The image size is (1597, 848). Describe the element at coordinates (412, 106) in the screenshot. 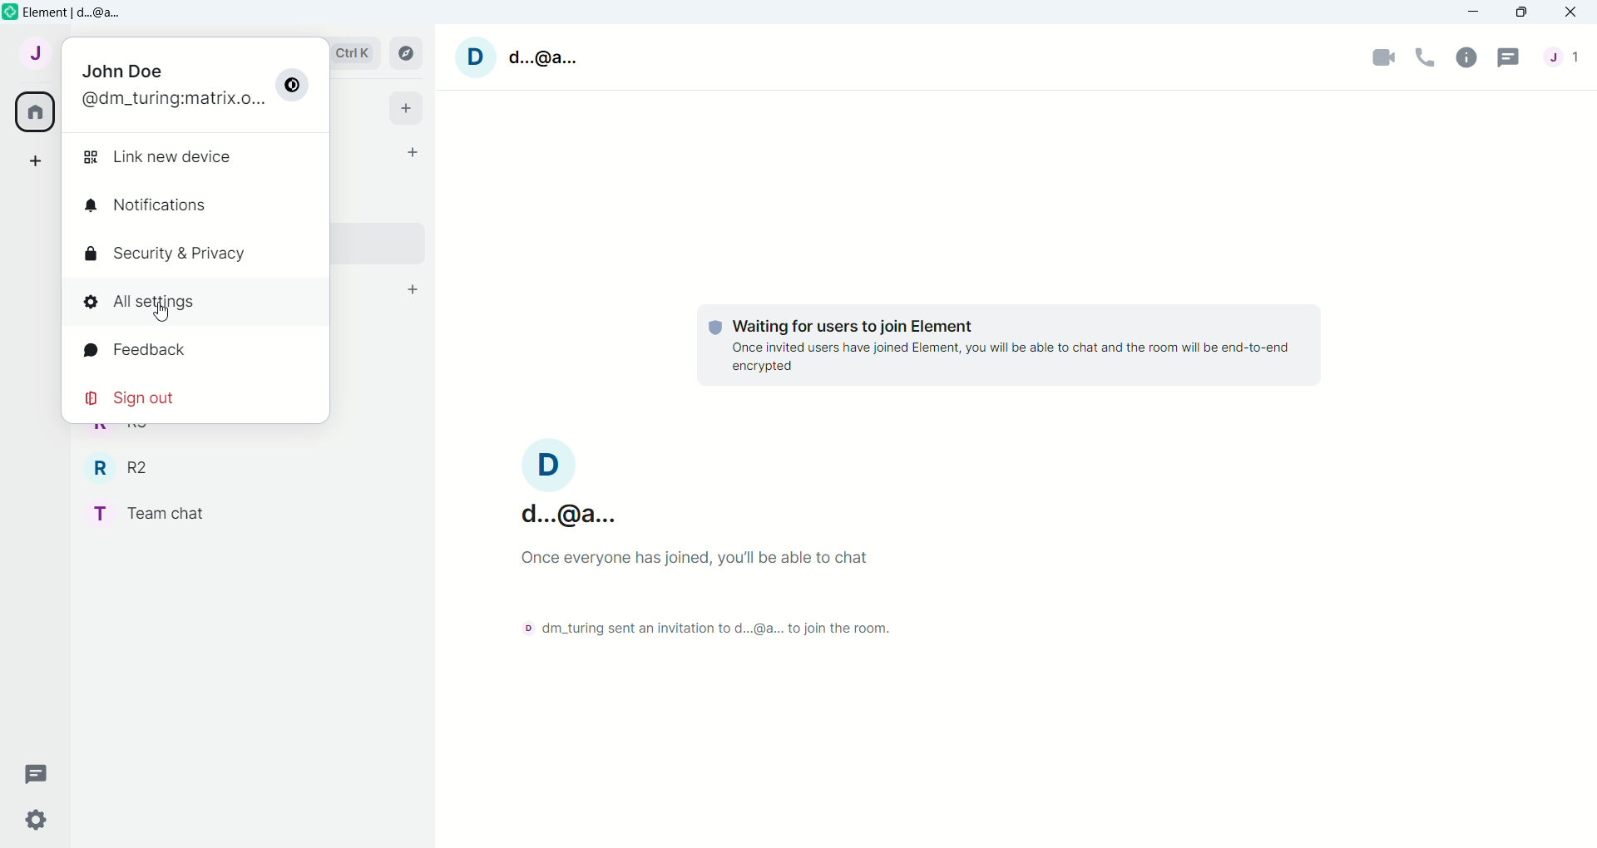

I see `Add` at that location.